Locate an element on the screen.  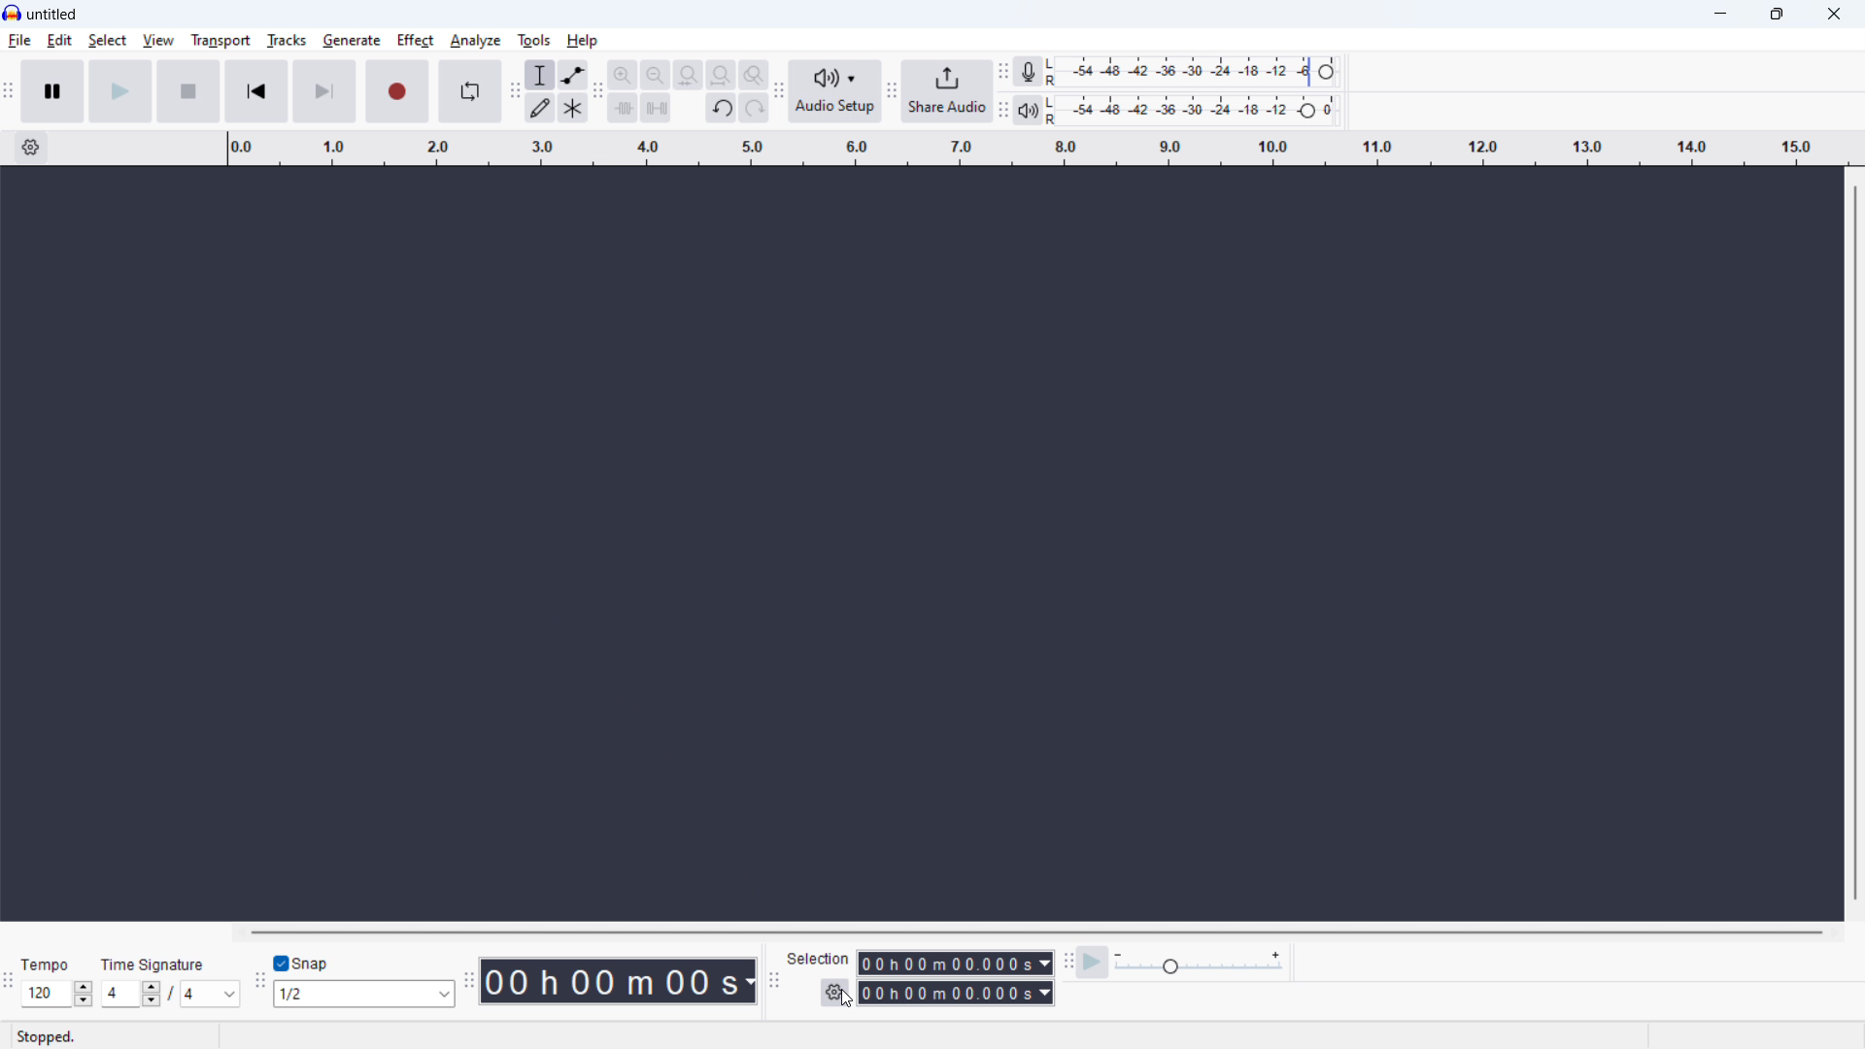
play is located at coordinates (121, 91).